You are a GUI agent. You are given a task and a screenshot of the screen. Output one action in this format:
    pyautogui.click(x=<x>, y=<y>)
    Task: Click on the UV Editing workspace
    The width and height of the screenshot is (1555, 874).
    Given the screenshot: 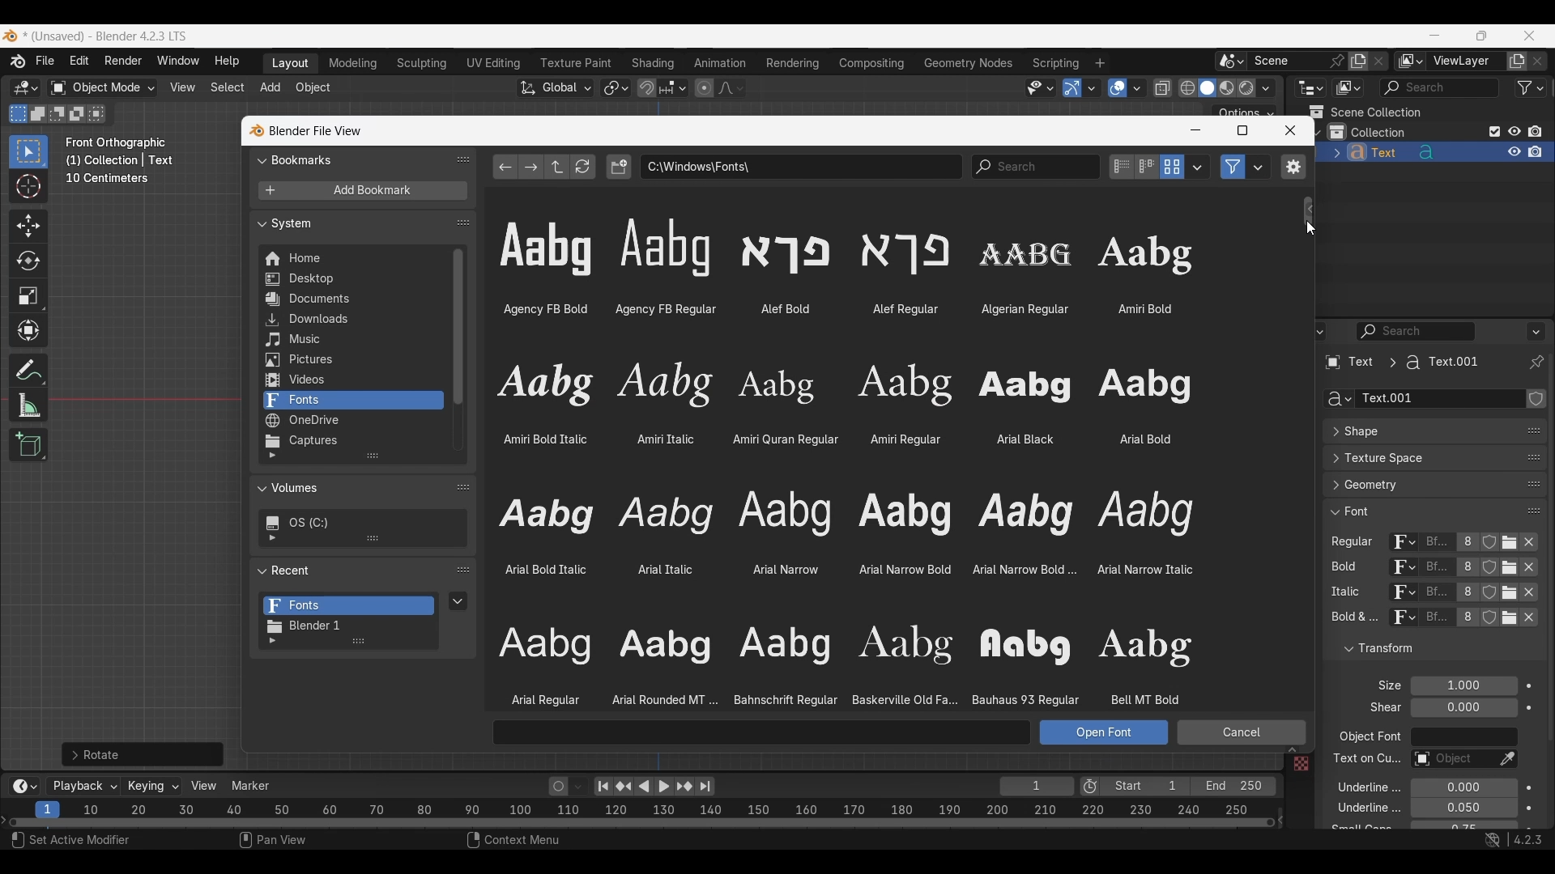 What is the action you would take?
    pyautogui.click(x=495, y=63)
    